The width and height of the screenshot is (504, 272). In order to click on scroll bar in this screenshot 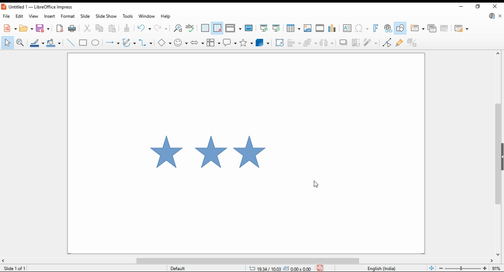, I will do `click(498, 153)`.